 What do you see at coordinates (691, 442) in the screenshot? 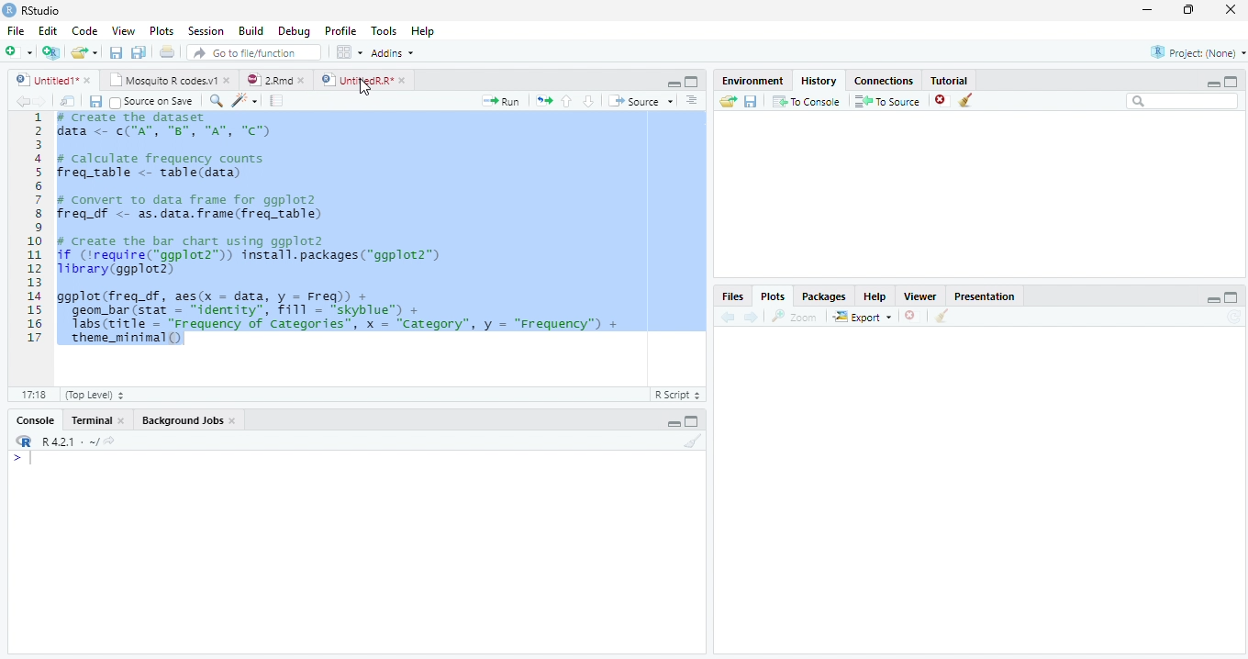
I see `Clear Console` at bounding box center [691, 442].